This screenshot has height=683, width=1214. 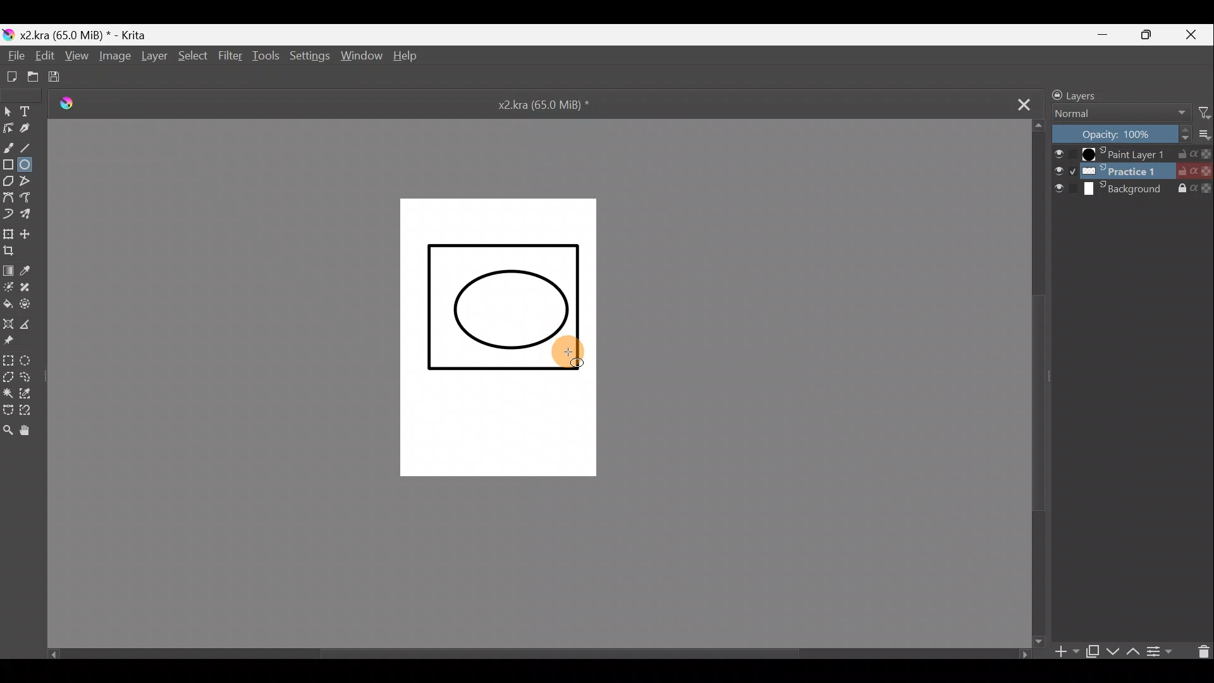 I want to click on Close tab, so click(x=1022, y=104).